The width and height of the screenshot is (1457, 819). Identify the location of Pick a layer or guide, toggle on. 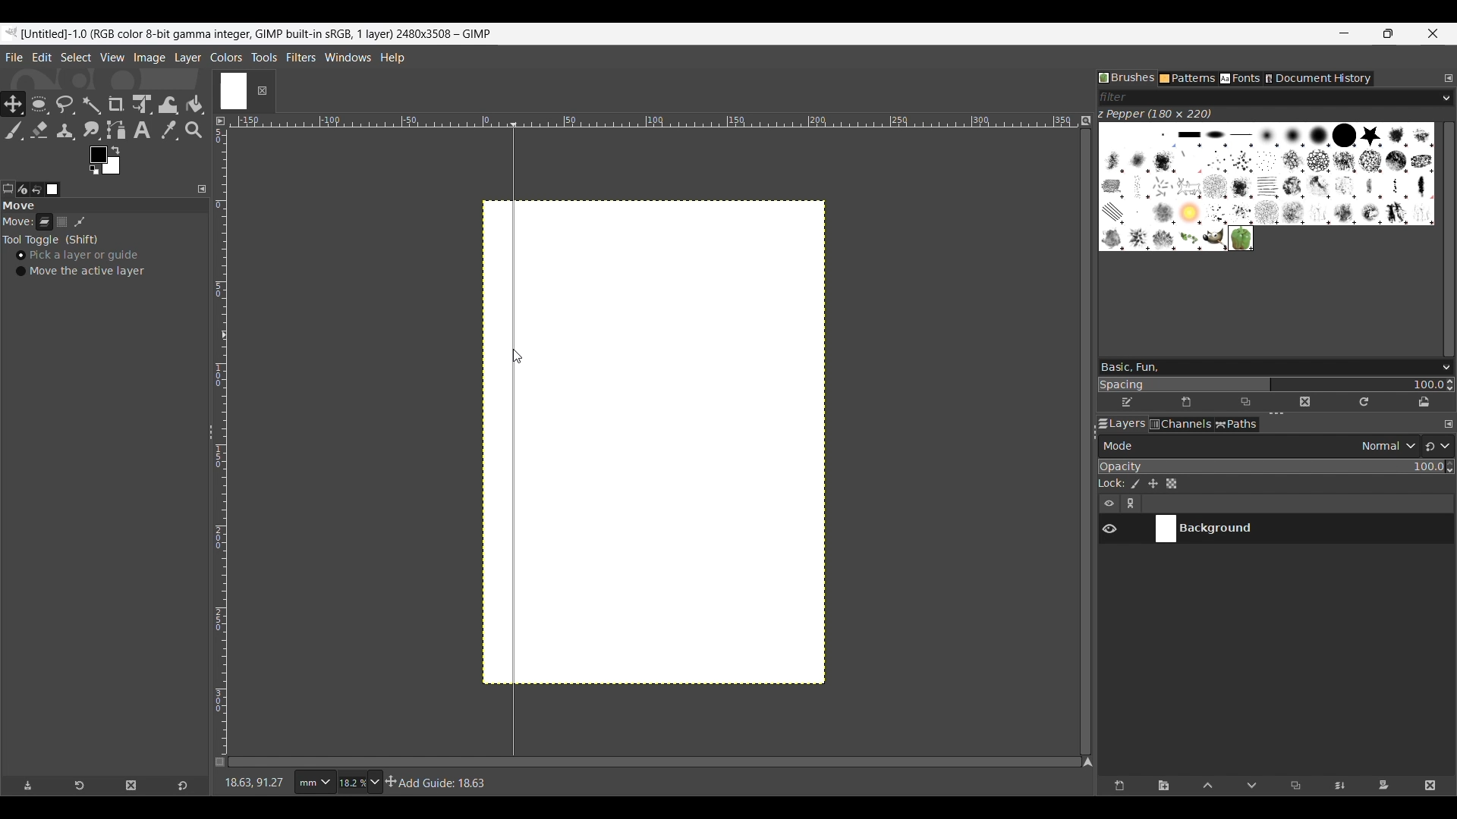
(77, 256).